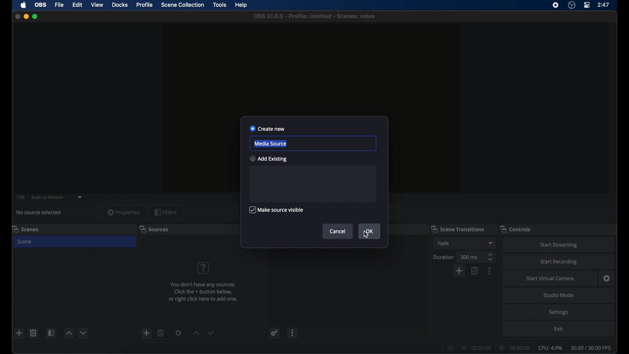 This screenshot has height=354, width=629. What do you see at coordinates (275, 333) in the screenshot?
I see `settings` at bounding box center [275, 333].